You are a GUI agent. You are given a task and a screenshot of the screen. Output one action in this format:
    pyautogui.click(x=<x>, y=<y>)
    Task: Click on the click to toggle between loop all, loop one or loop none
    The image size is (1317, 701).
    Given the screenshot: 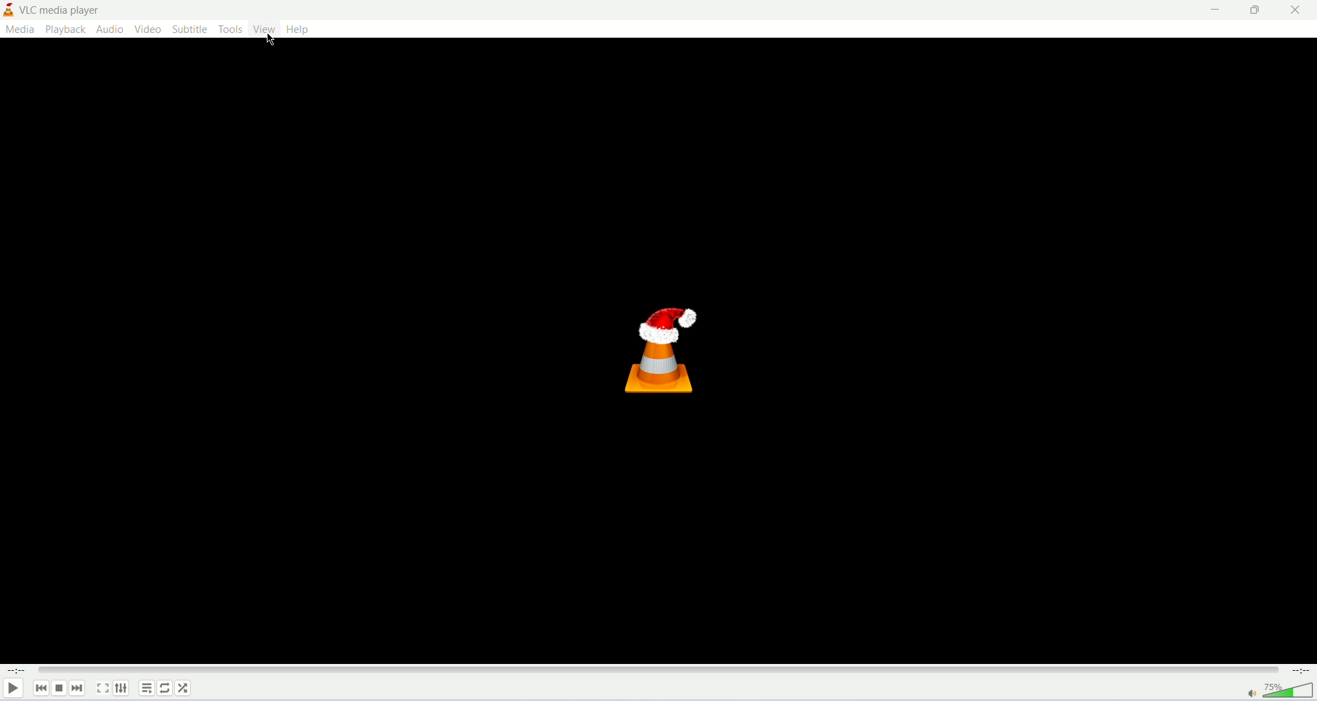 What is the action you would take?
    pyautogui.click(x=165, y=689)
    